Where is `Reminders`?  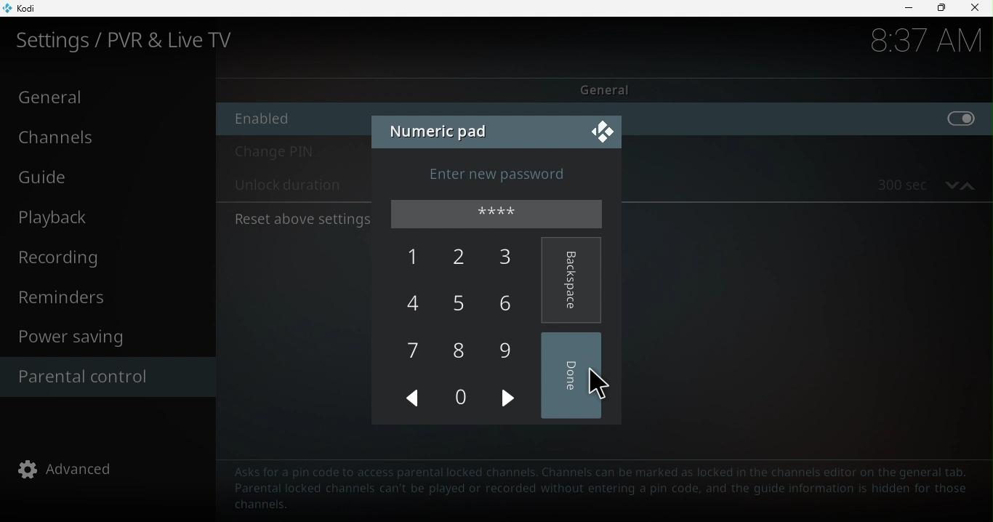
Reminders is located at coordinates (110, 300).